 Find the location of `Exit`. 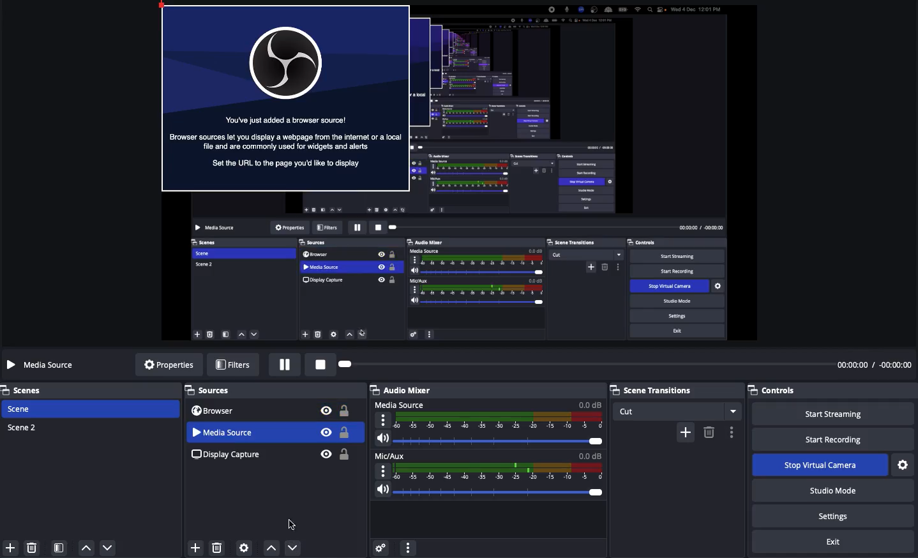

Exit is located at coordinates (837, 542).